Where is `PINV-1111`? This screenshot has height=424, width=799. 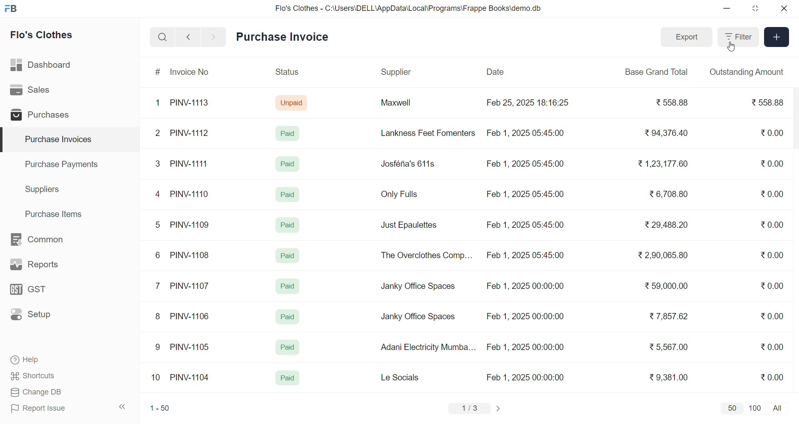 PINV-1111 is located at coordinates (190, 163).